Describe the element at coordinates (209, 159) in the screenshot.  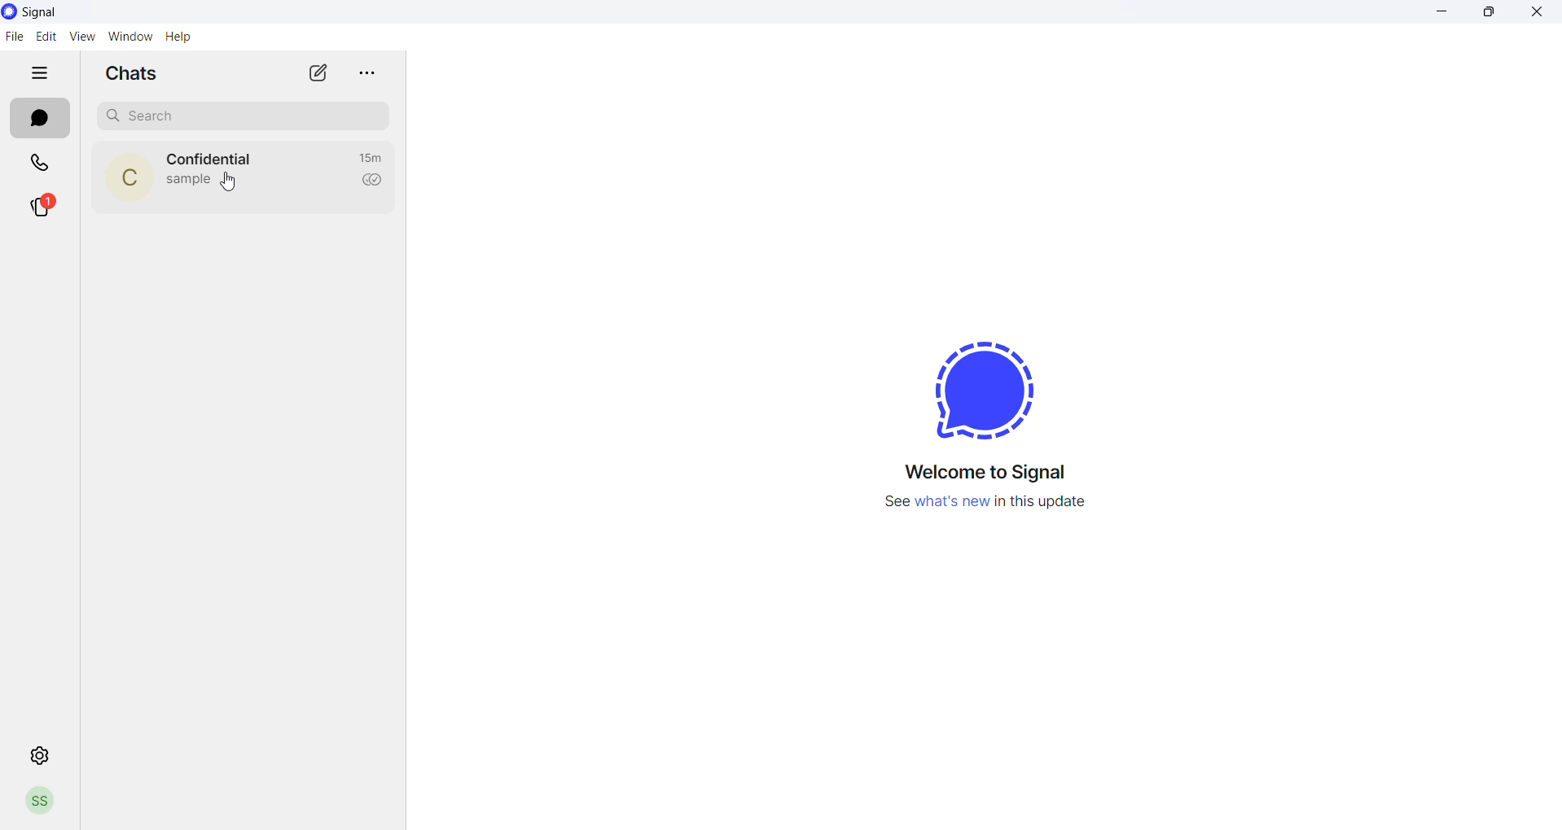
I see `confidential` at that location.